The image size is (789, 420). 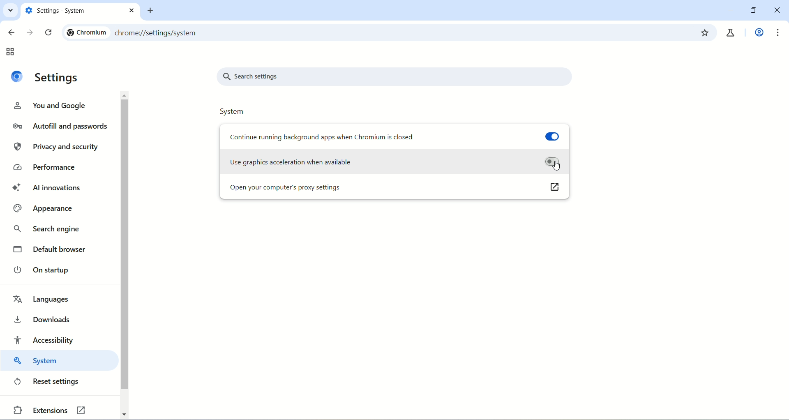 I want to click on move up, so click(x=125, y=95).